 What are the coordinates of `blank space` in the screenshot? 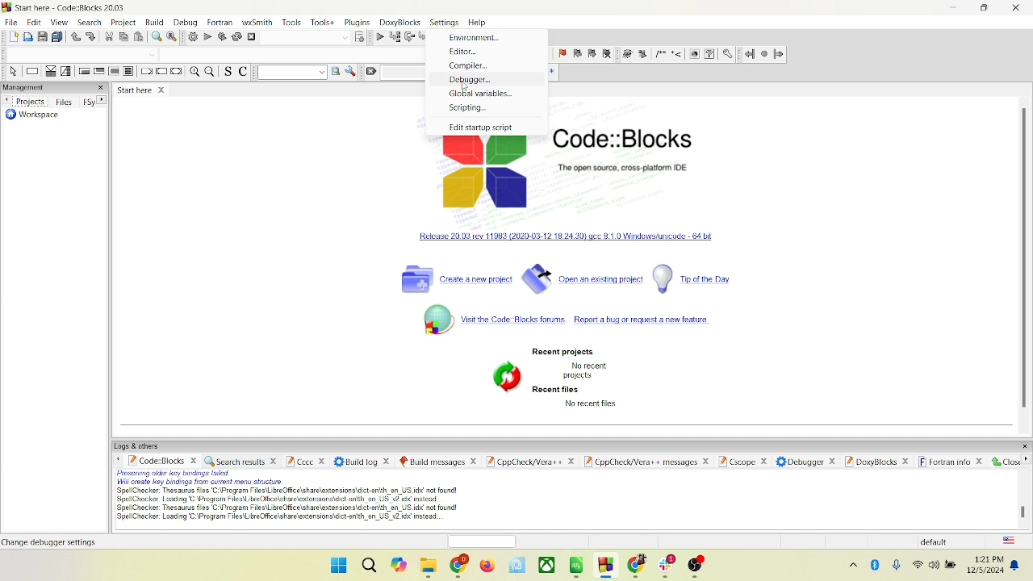 It's located at (296, 55).